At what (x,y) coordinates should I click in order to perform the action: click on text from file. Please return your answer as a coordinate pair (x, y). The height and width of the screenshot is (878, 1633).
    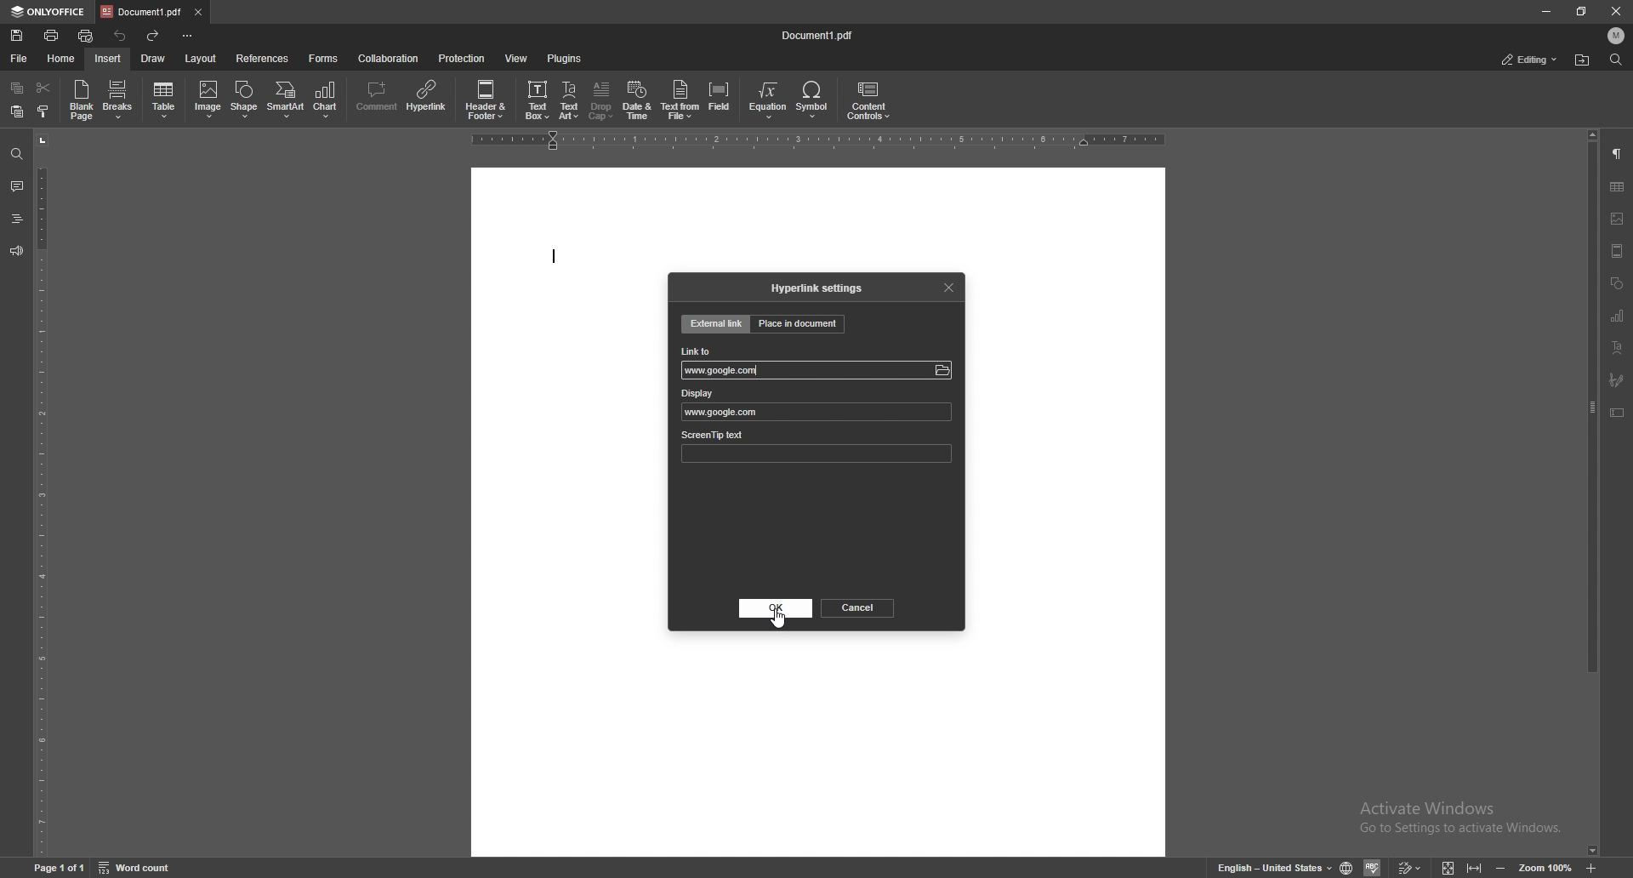
    Looking at the image, I should click on (681, 100).